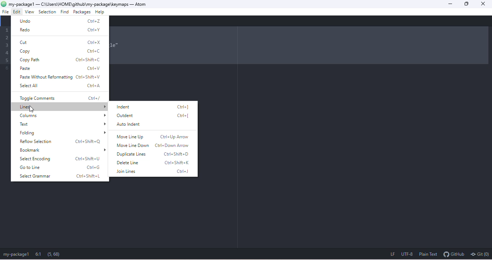  Describe the element at coordinates (454, 255) in the screenshot. I see `git hub` at that location.